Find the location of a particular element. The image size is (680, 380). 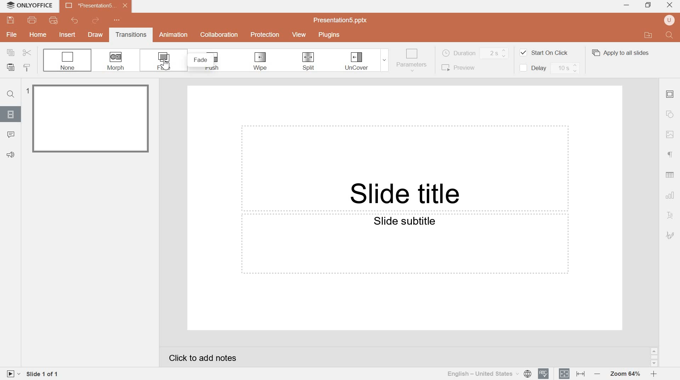

None is located at coordinates (68, 61).